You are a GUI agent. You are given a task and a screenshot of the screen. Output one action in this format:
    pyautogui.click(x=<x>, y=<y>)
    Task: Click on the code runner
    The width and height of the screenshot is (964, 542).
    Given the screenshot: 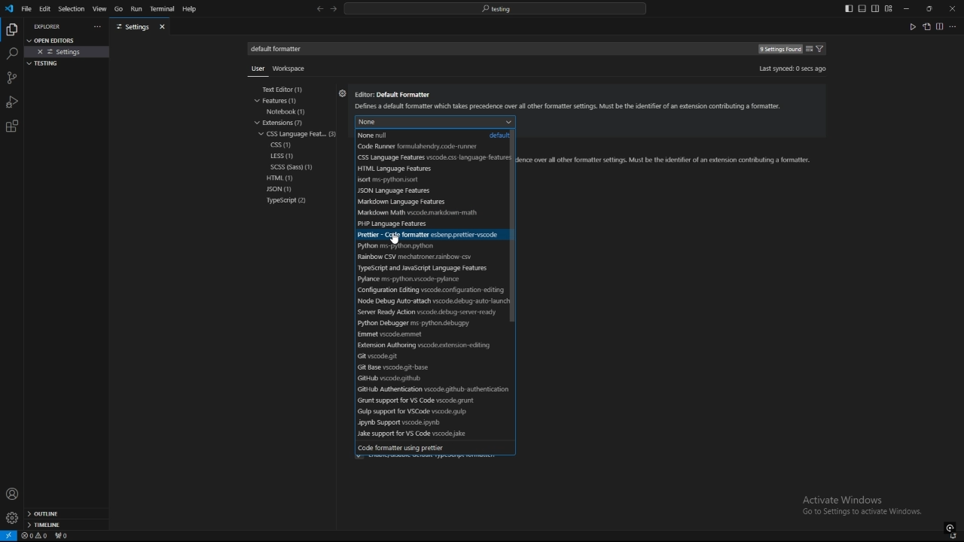 What is the action you would take?
    pyautogui.click(x=426, y=148)
    